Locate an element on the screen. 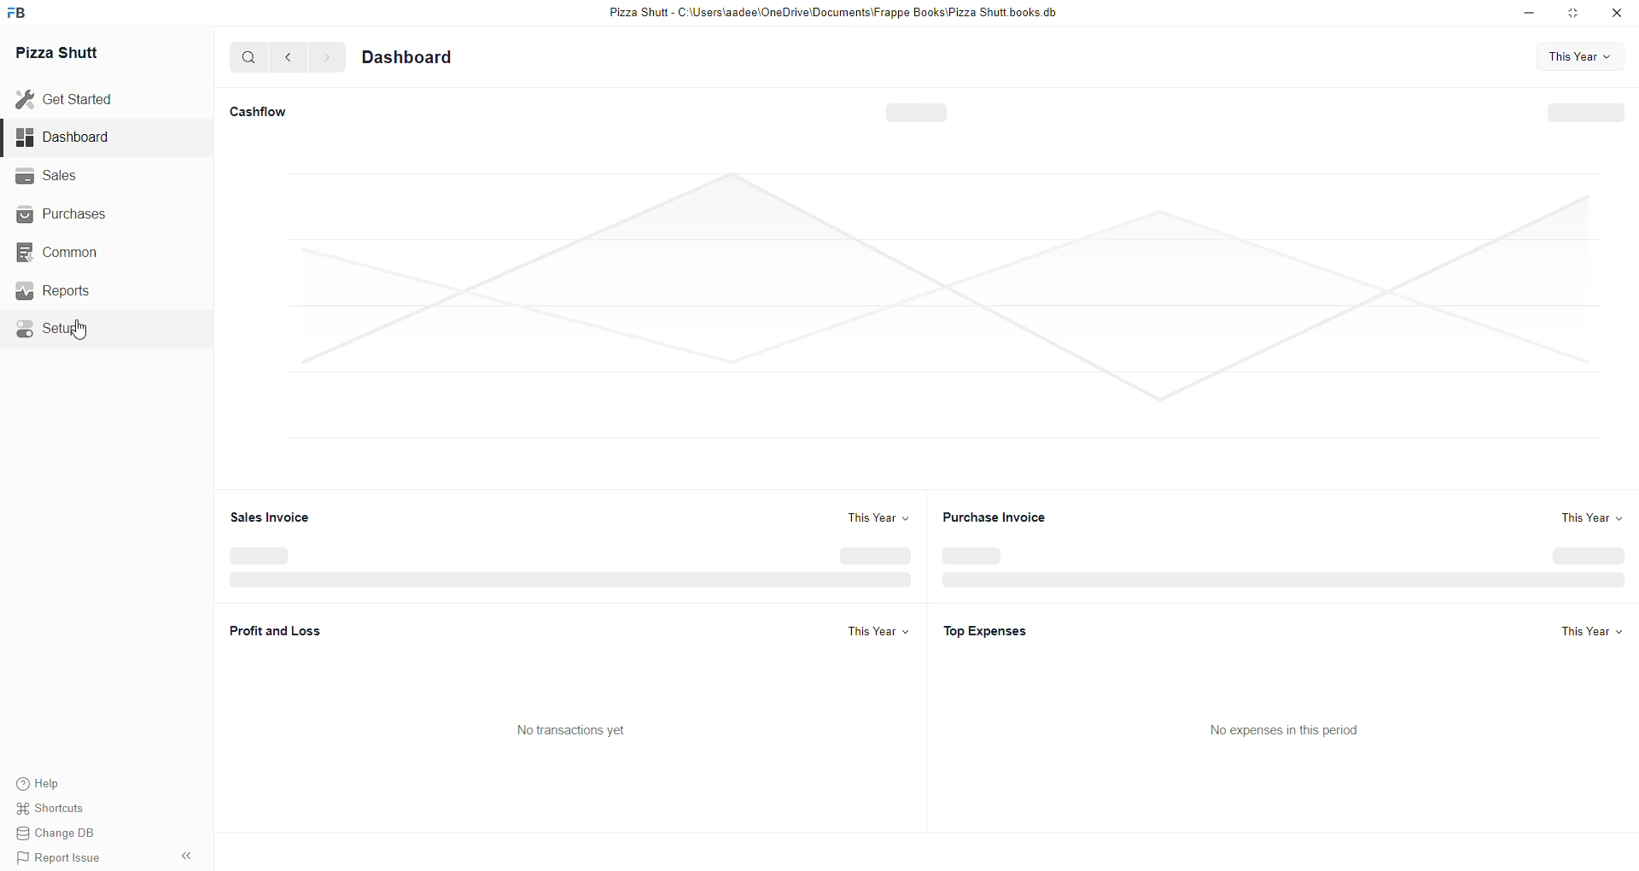 The image size is (1639, 871). No expenses in this period is located at coordinates (1294, 733).